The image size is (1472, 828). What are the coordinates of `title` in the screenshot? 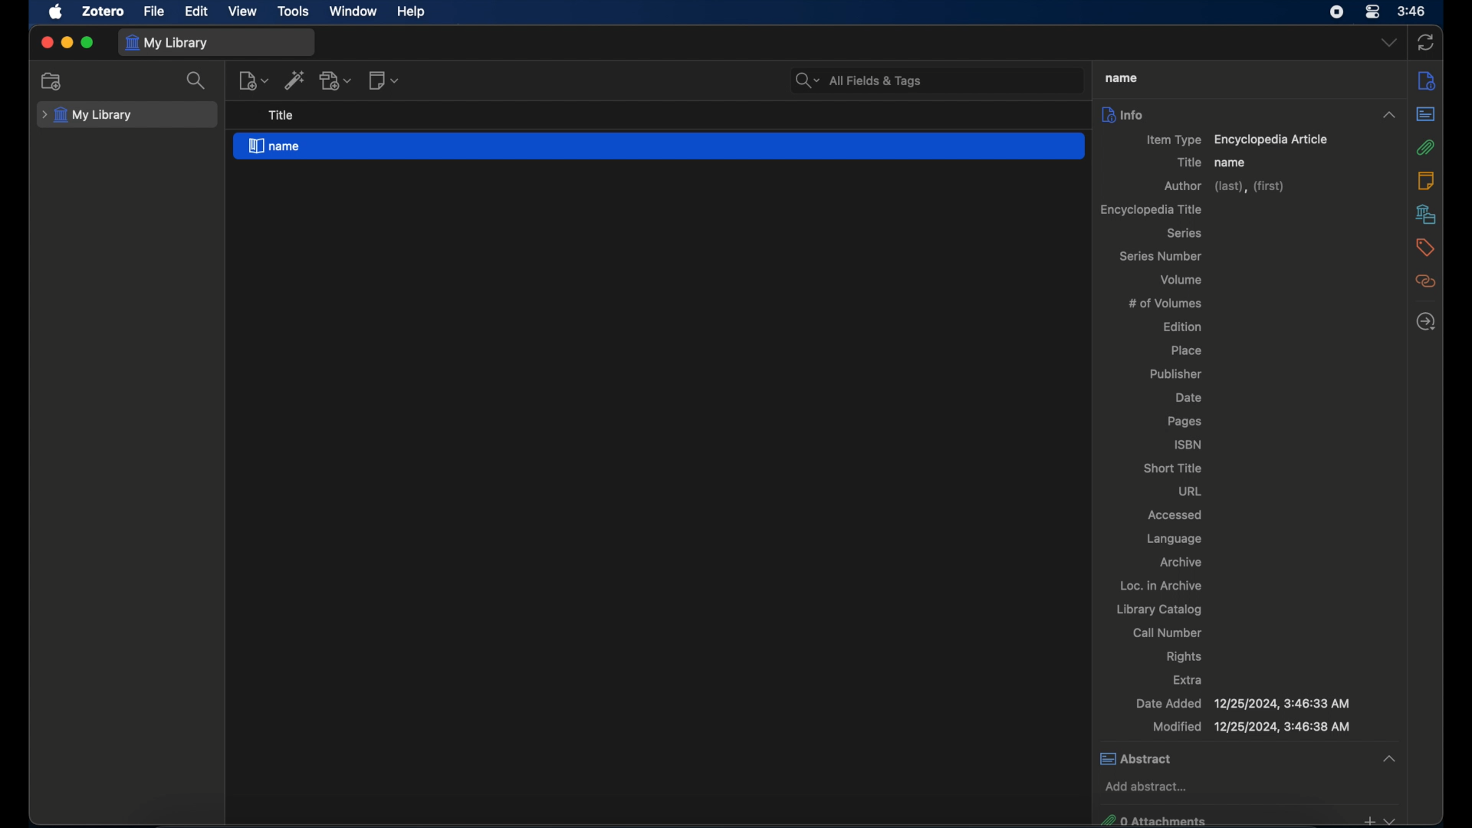 It's located at (281, 116).